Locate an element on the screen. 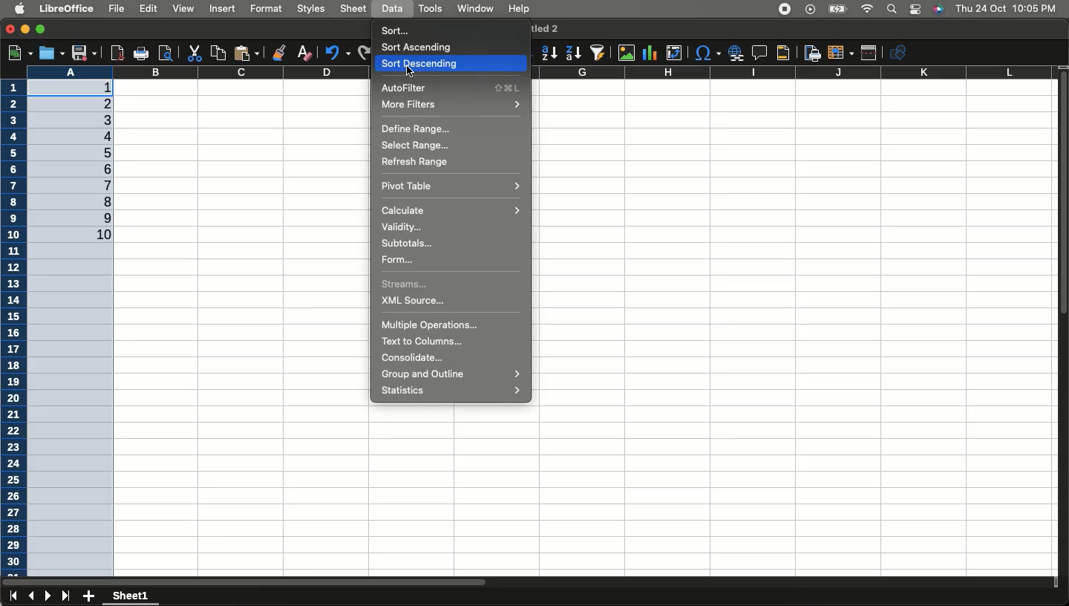 This screenshot has width=1069, height=606. Internet is located at coordinates (867, 10).